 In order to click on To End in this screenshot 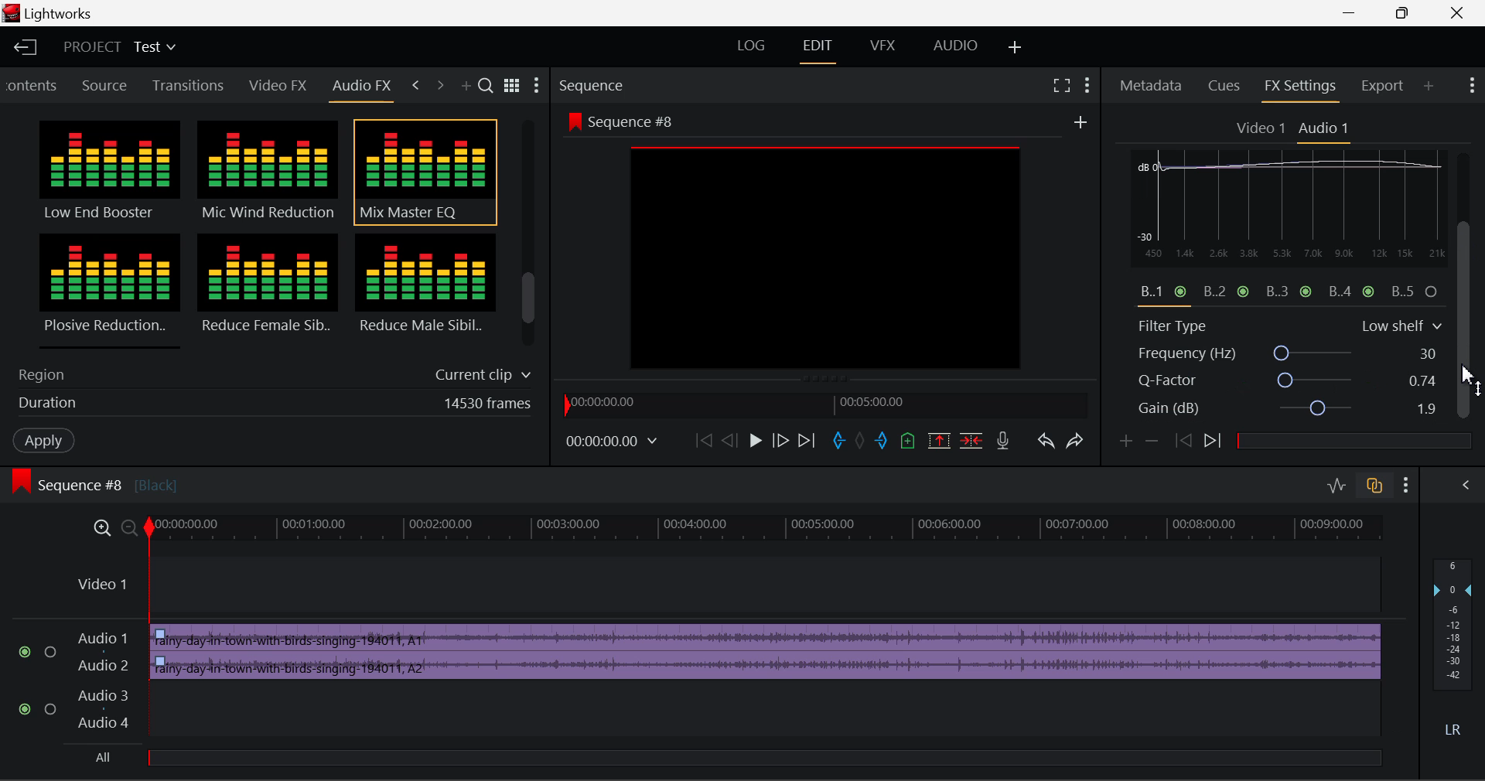, I will do `click(811, 442)`.